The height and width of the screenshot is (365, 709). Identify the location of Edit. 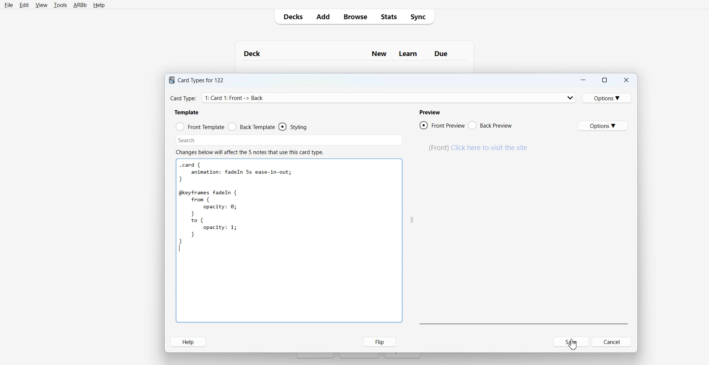
(24, 5).